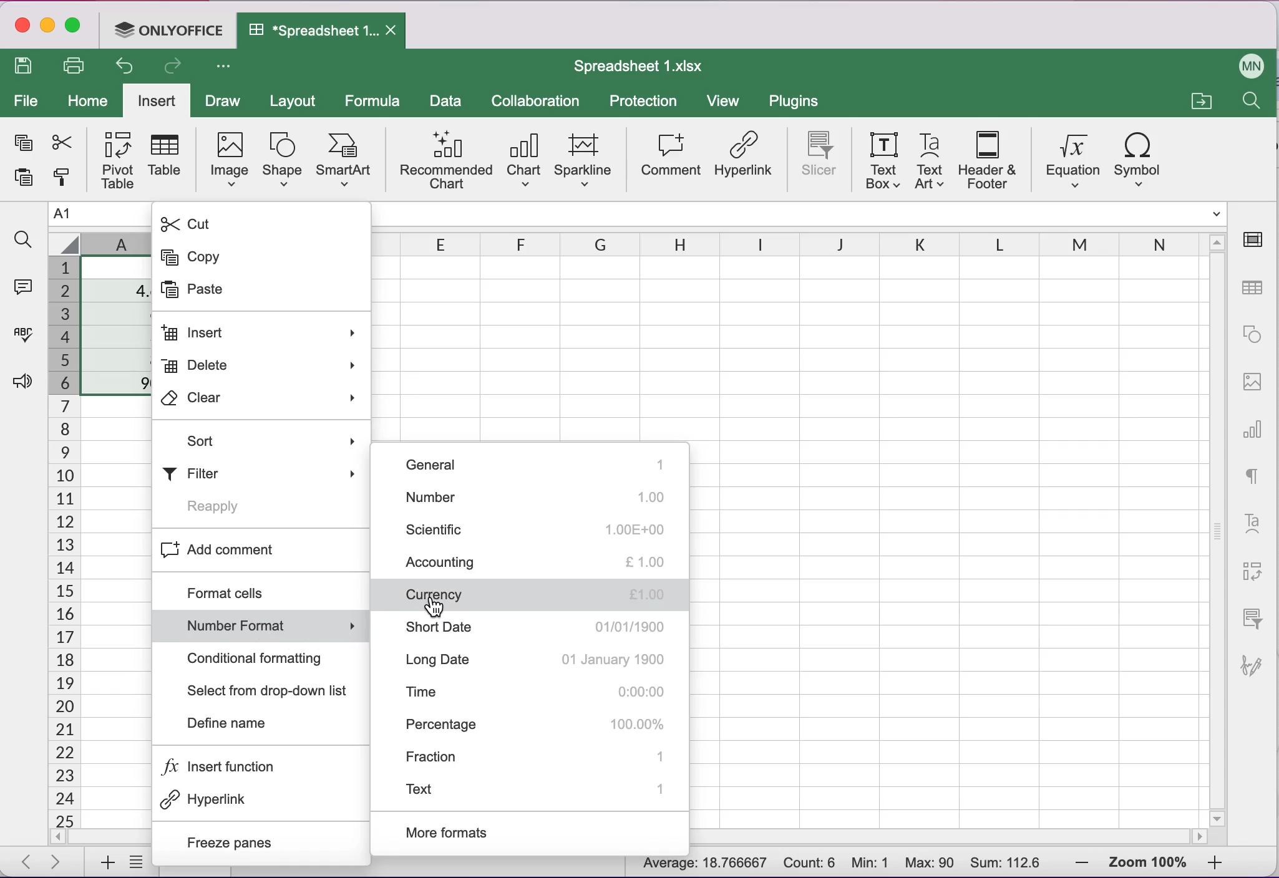 This screenshot has height=878, width=1279. I want to click on Add comment, so click(259, 548).